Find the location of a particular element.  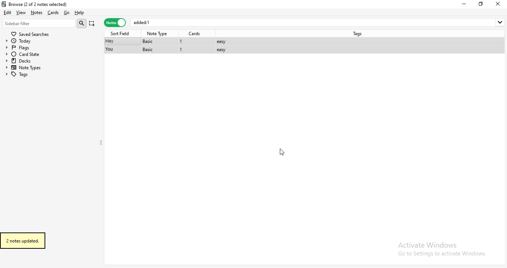

restore is located at coordinates (481, 4).